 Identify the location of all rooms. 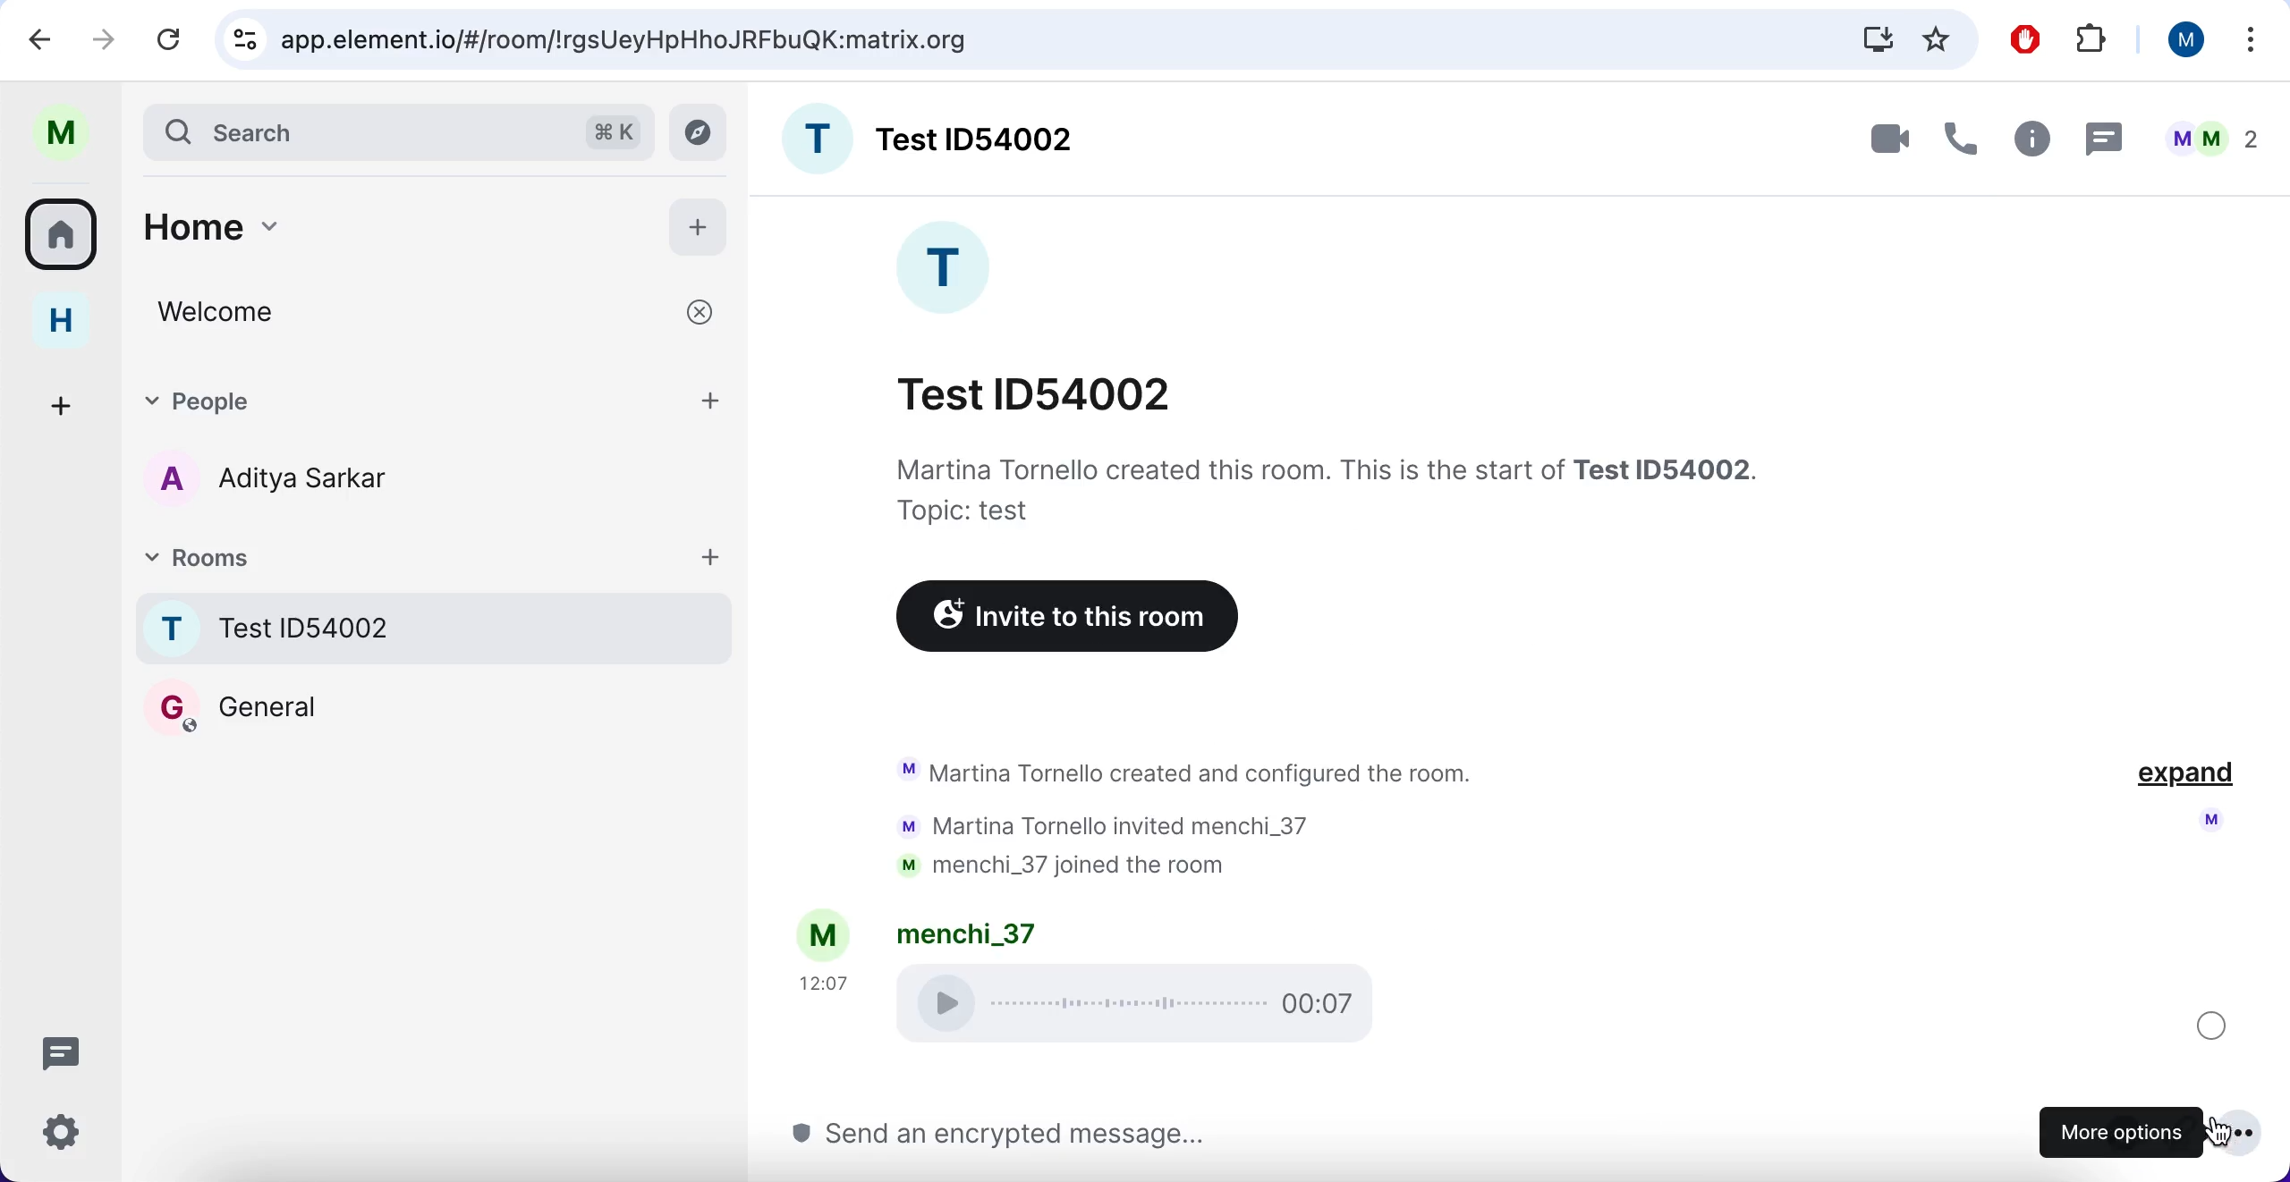
(63, 241).